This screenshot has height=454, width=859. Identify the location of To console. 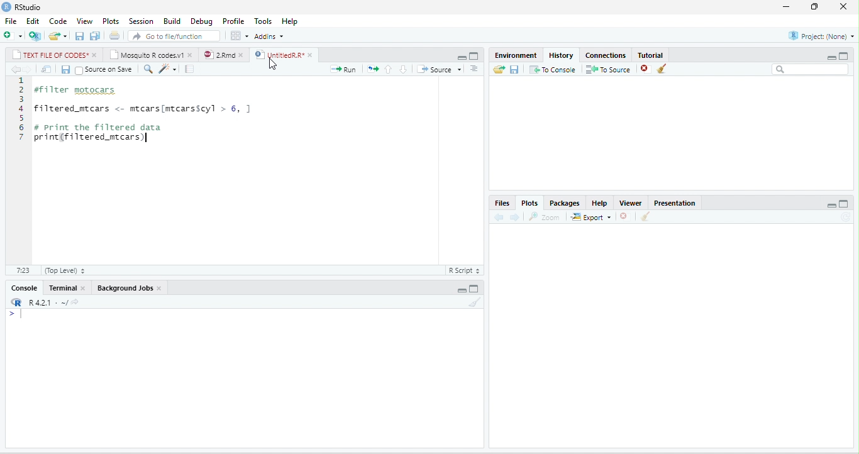
(553, 69).